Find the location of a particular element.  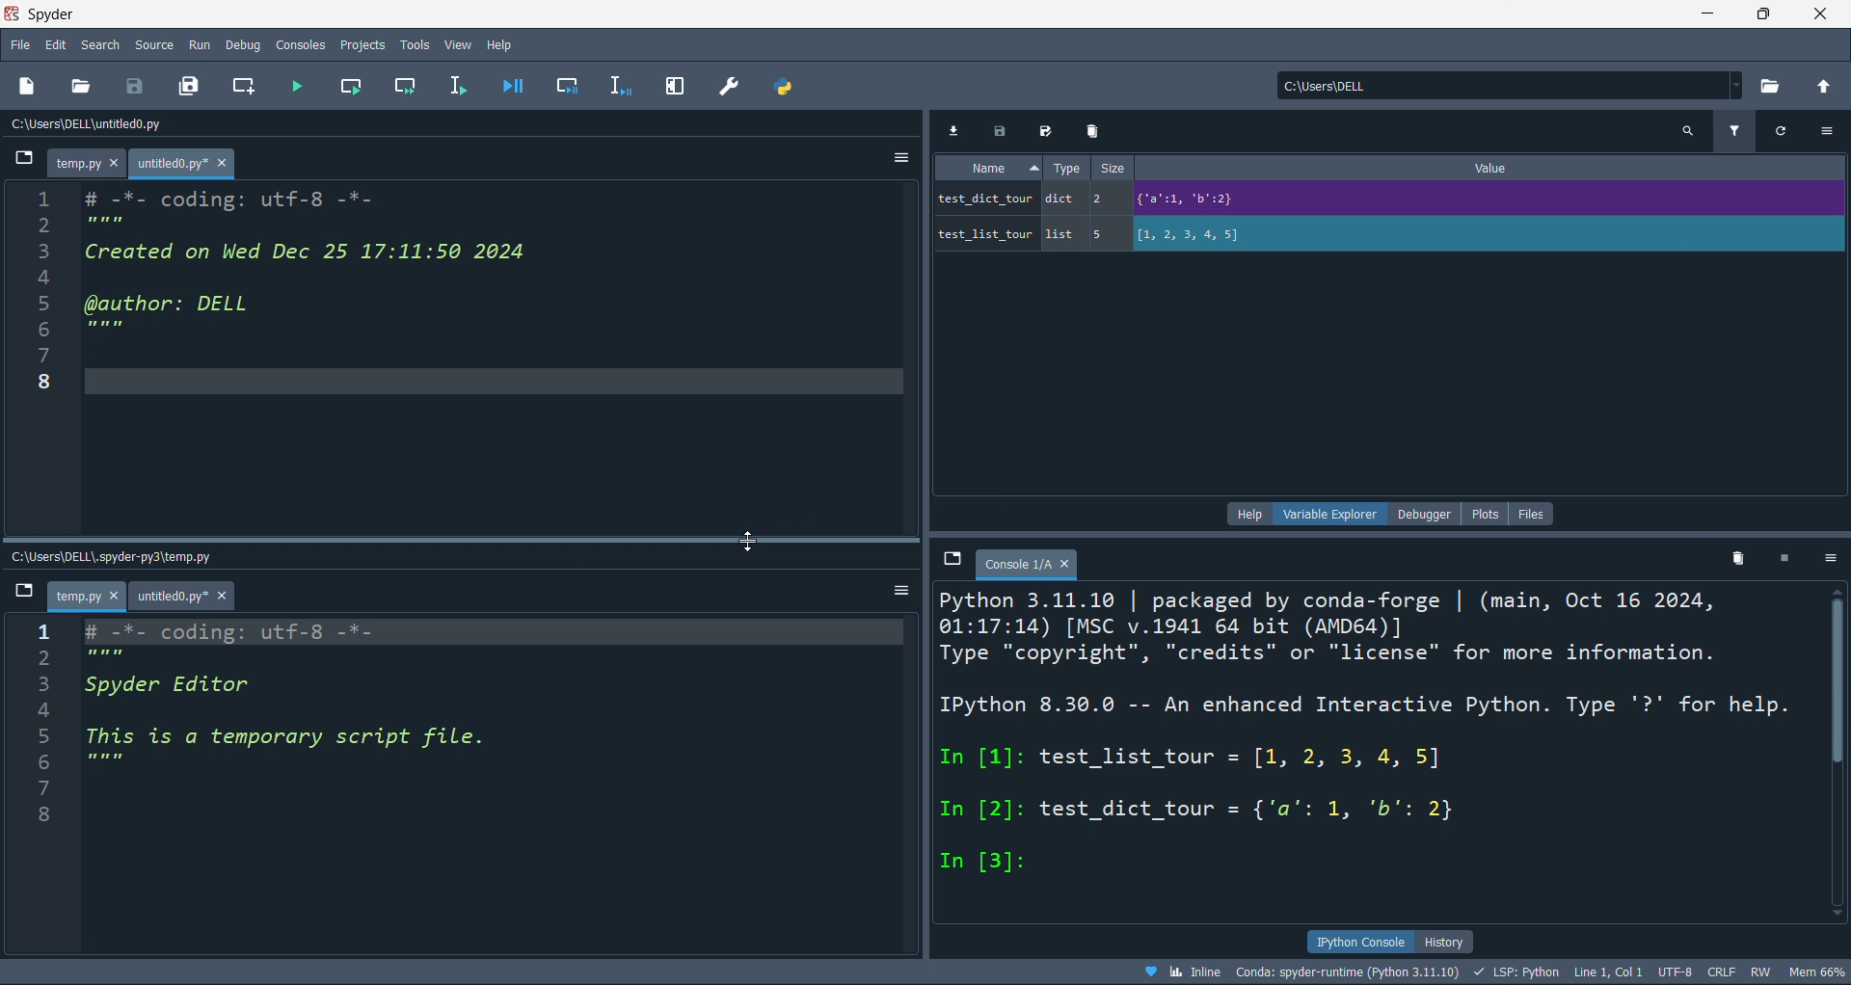

| test dict _tour dict 2 {'a':1, 'b':2} is located at coordinates (1329, 197).